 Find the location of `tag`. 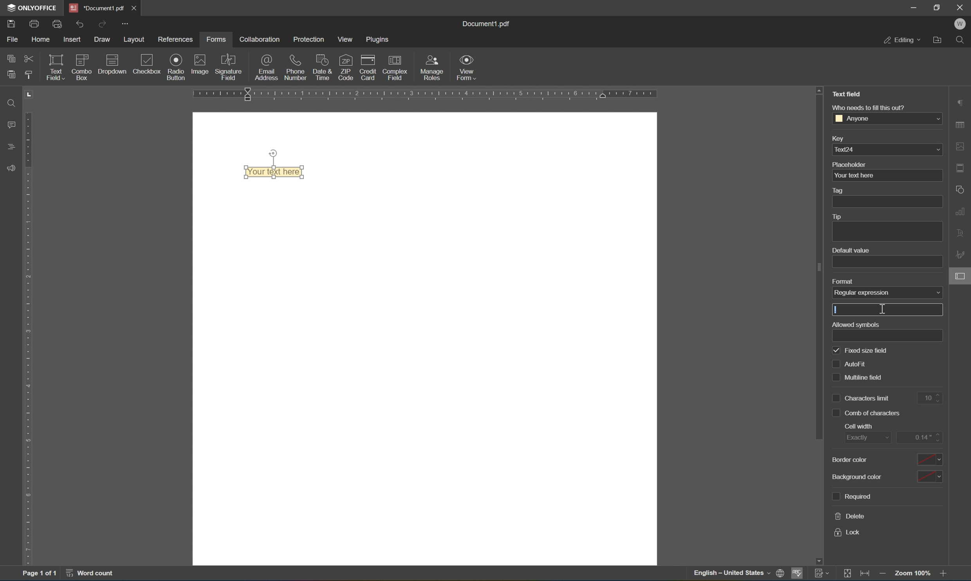

tag is located at coordinates (839, 191).